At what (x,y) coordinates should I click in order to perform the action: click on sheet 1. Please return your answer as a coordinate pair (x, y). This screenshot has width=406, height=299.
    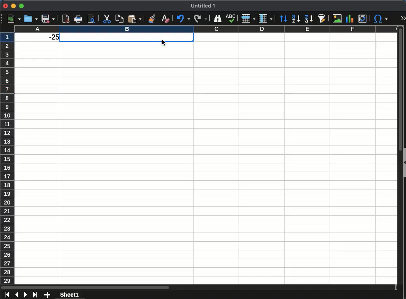
    Looking at the image, I should click on (69, 294).